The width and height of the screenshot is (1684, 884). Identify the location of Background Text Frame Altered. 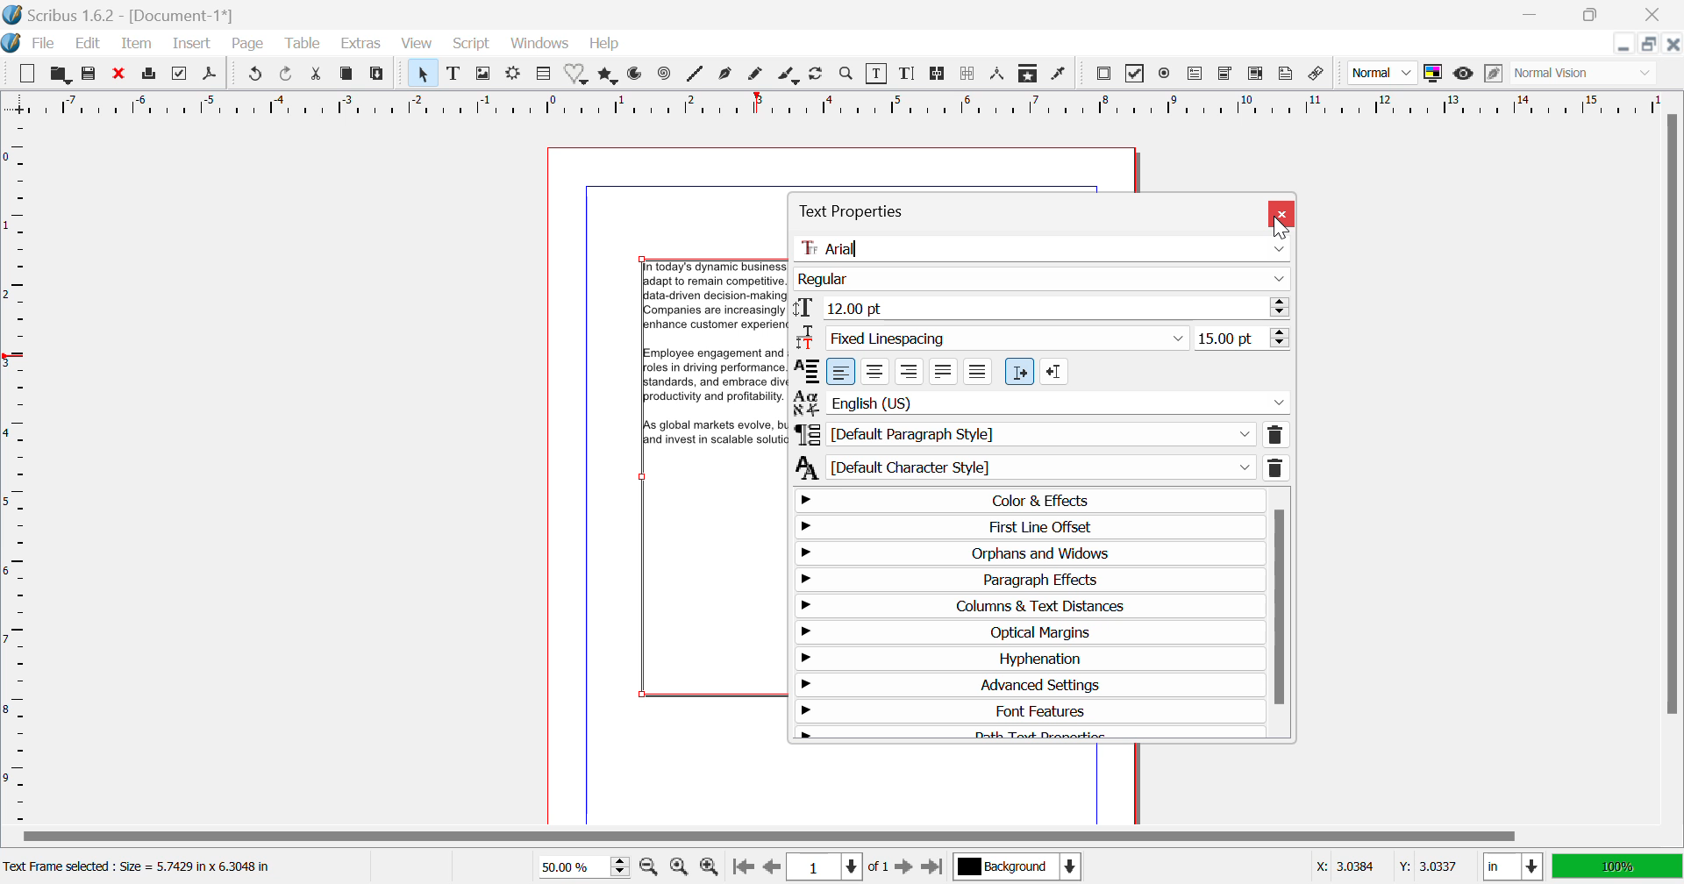
(710, 371).